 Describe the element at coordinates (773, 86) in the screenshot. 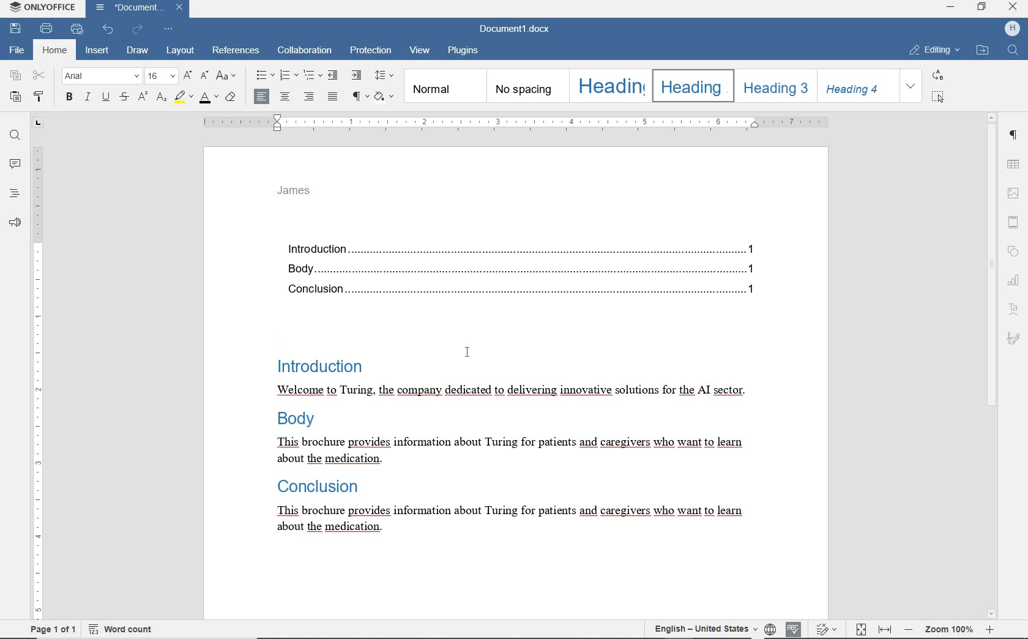

I see `Heading 3` at that location.